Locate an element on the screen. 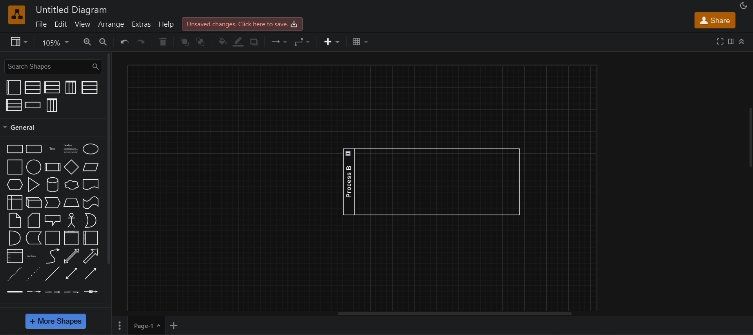  triangle is located at coordinates (33, 184).